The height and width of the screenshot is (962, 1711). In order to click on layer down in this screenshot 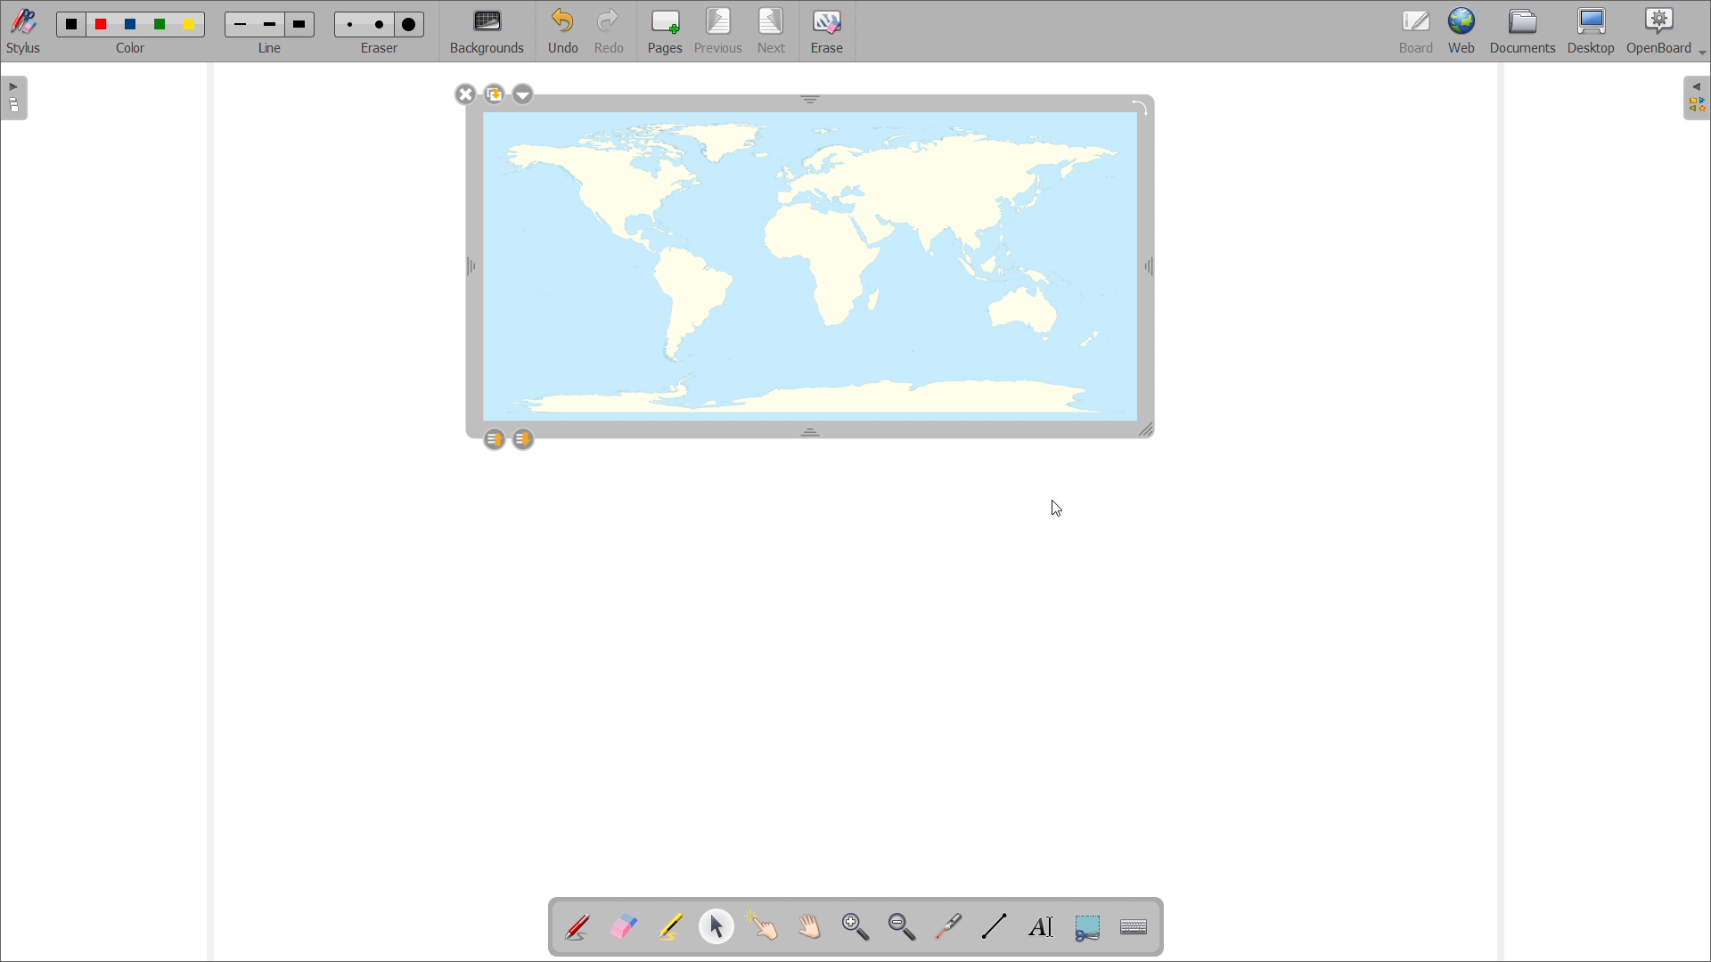, I will do `click(522, 438)`.